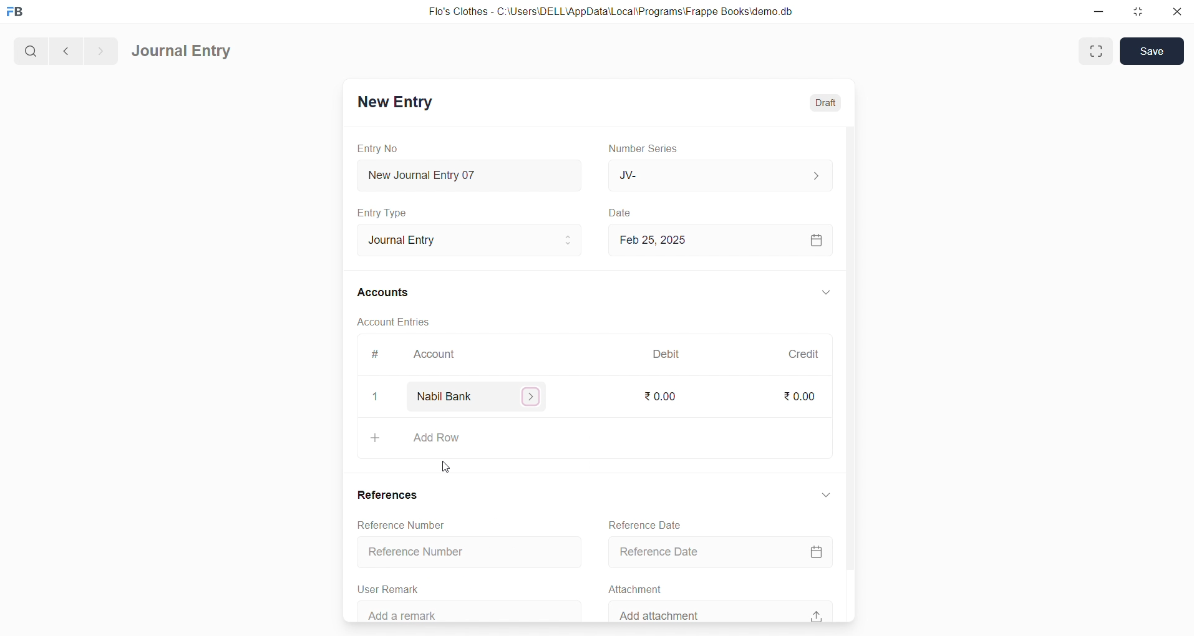 The image size is (1194, 636). Describe the element at coordinates (825, 293) in the screenshot. I see `expand/collapse` at that location.